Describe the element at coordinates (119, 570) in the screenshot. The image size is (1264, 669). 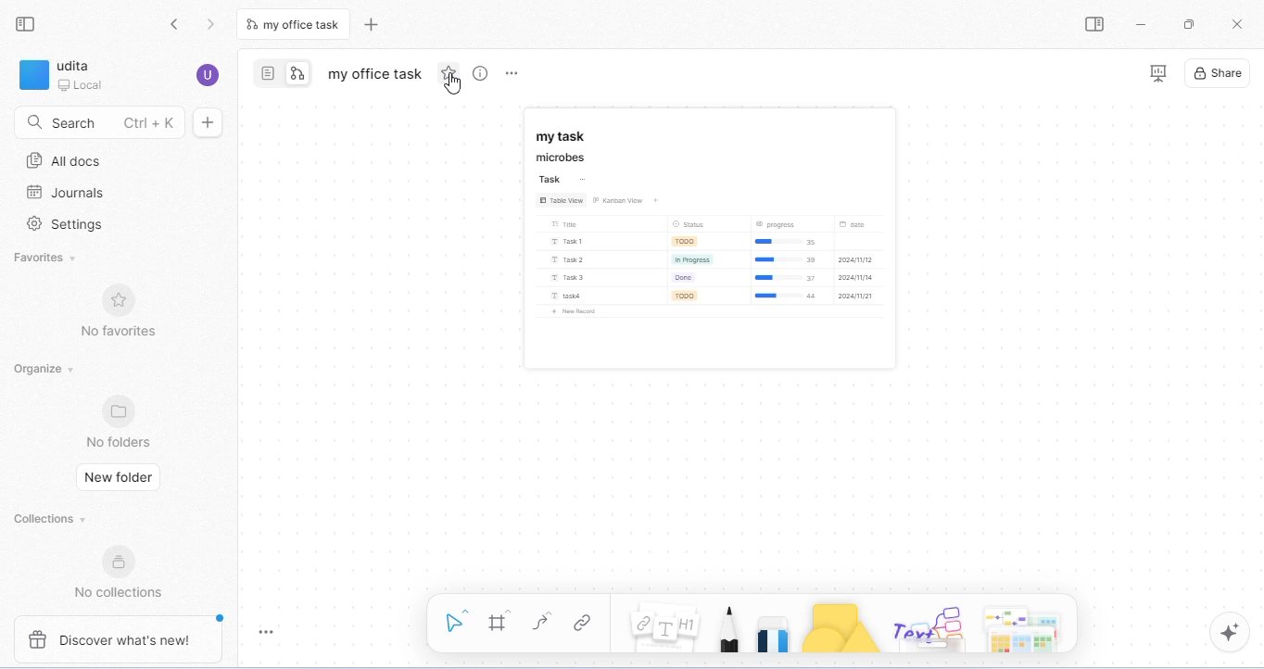
I see `no collections` at that location.